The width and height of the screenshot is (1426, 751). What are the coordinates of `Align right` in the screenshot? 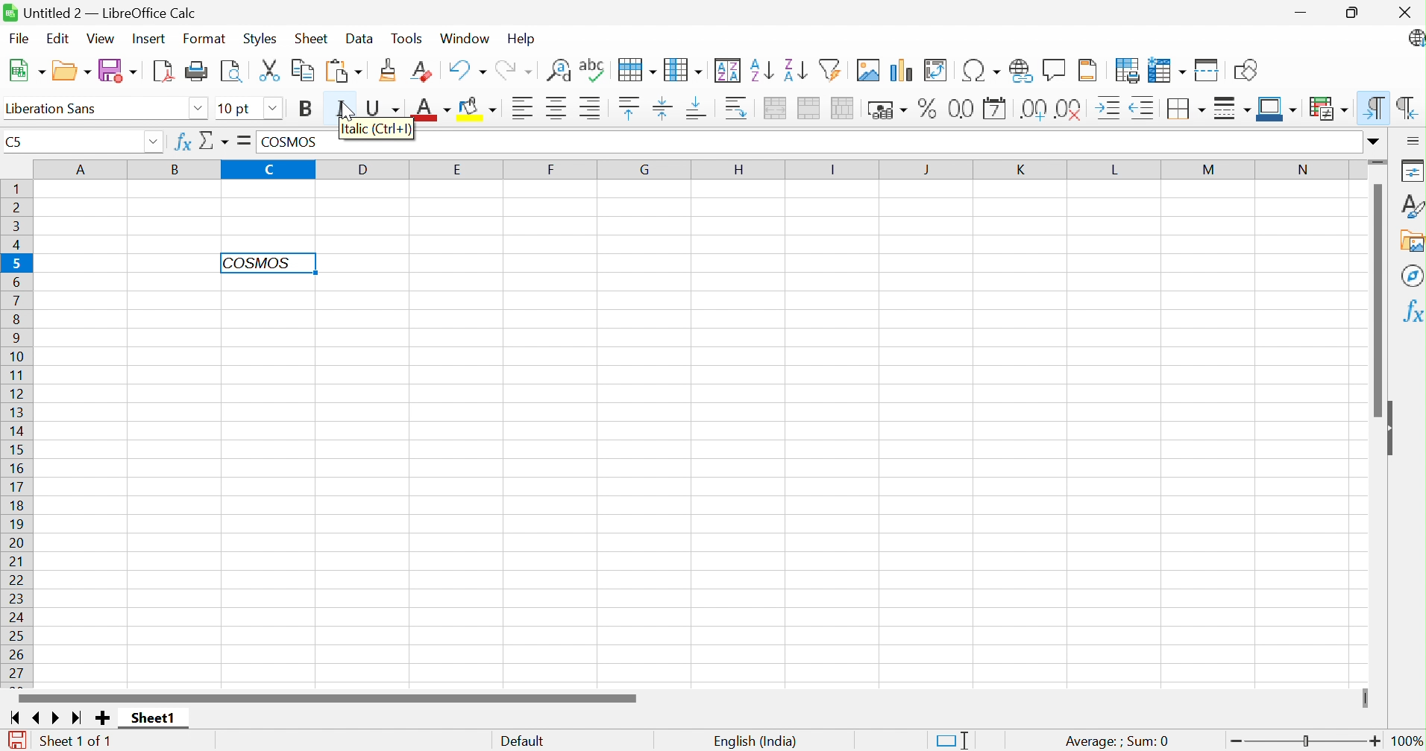 It's located at (589, 107).